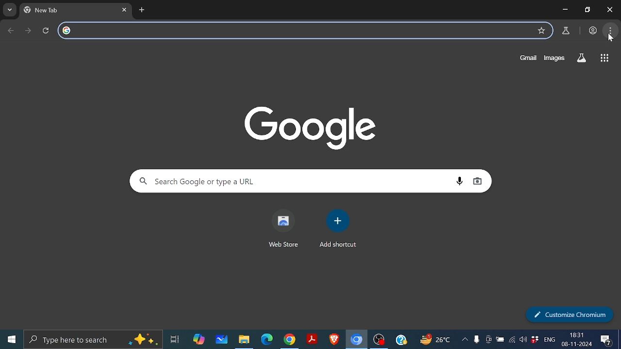 Image resolution: width=621 pixels, height=349 pixels. What do you see at coordinates (607, 341) in the screenshot?
I see `comment` at bounding box center [607, 341].